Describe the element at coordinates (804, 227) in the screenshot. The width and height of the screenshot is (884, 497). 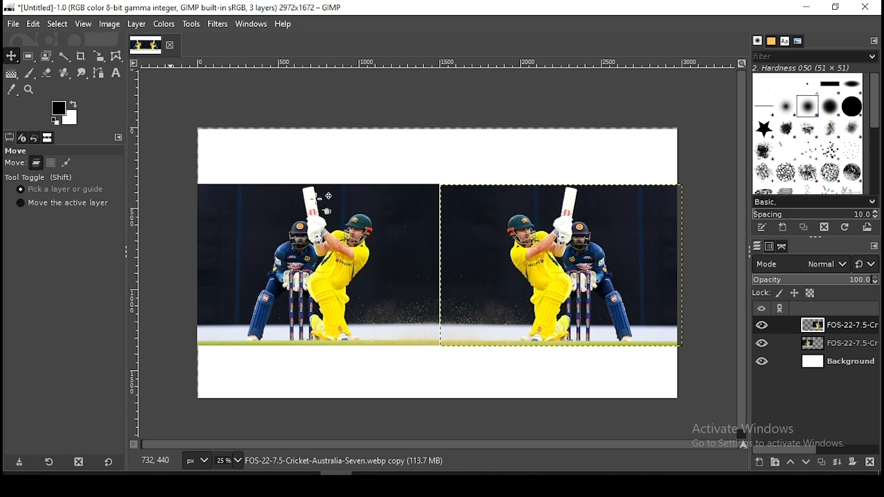
I see `duplicate brush` at that location.